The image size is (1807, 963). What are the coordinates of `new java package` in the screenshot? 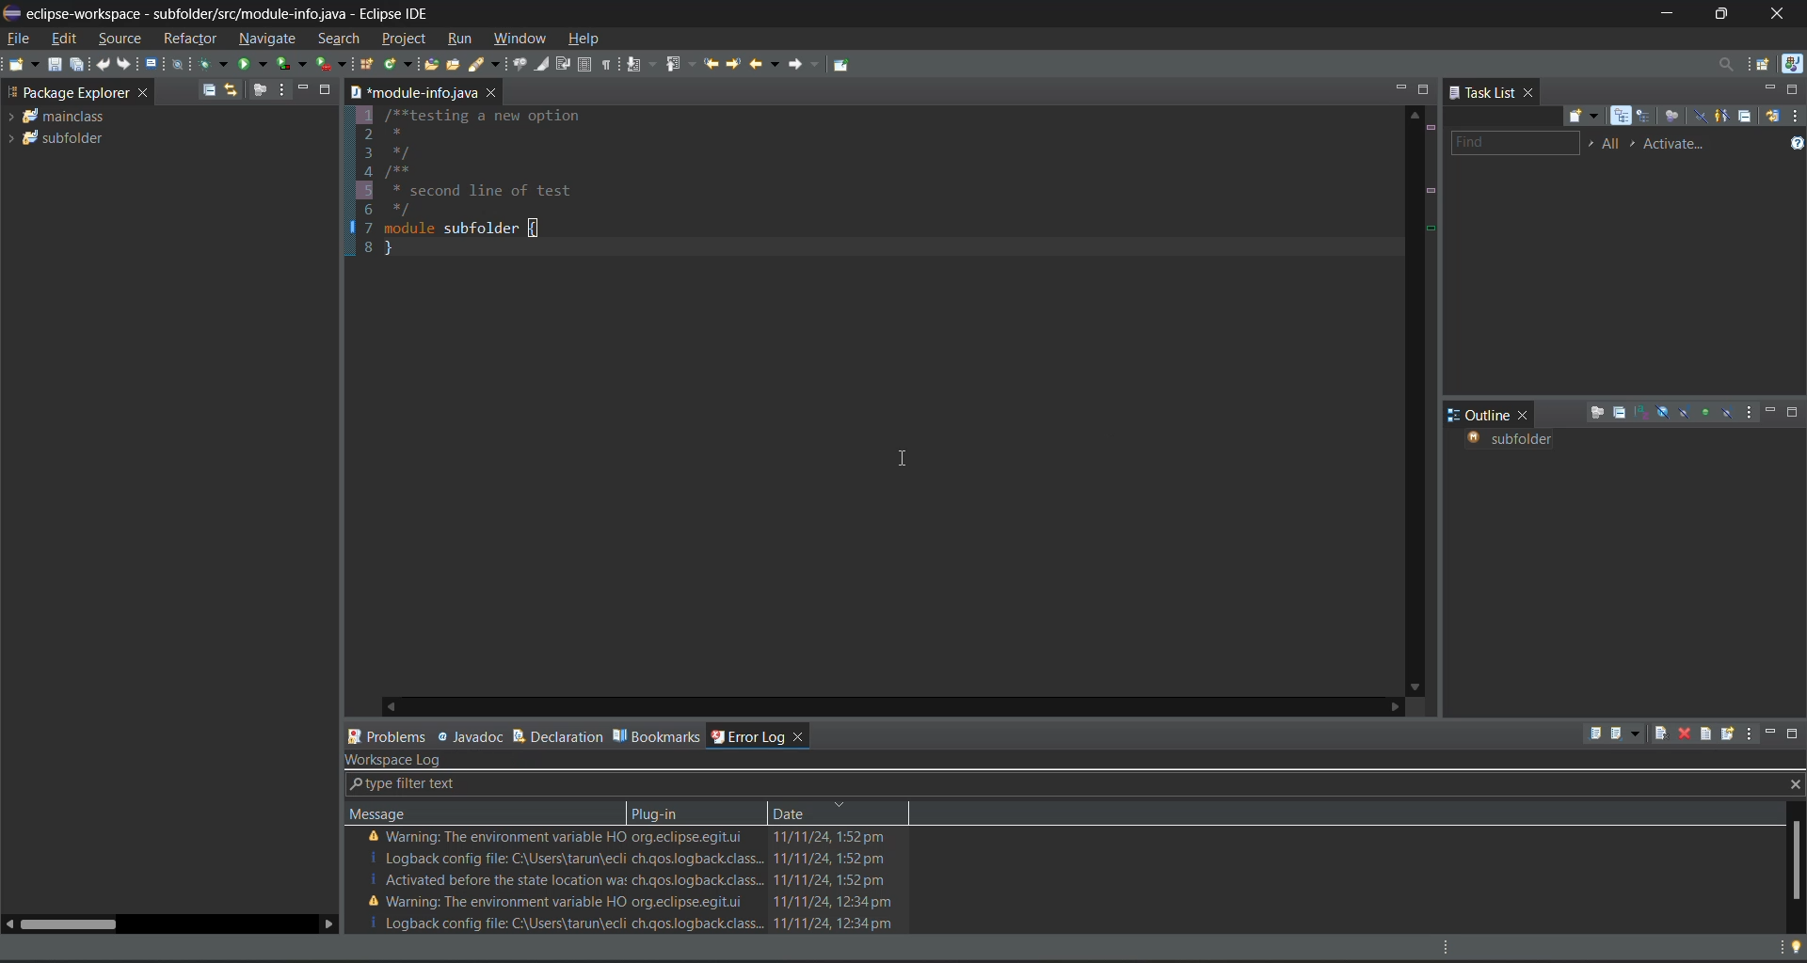 It's located at (368, 63).